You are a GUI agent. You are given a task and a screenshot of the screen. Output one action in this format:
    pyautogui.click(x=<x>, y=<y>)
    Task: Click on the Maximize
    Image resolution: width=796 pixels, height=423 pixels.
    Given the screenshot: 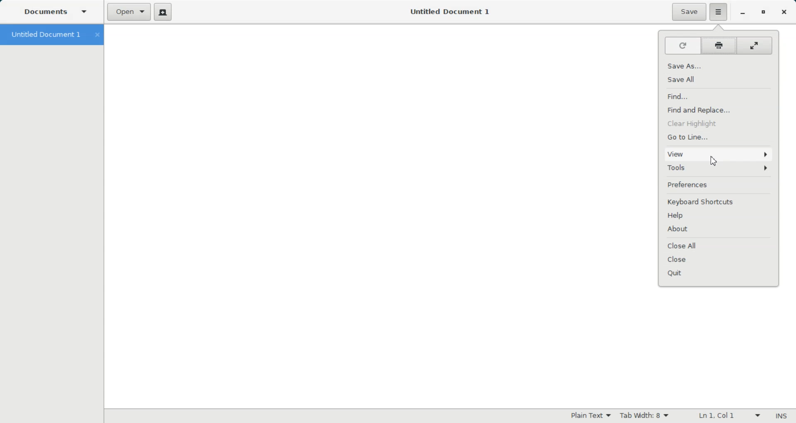 What is the action you would take?
    pyautogui.click(x=764, y=12)
    